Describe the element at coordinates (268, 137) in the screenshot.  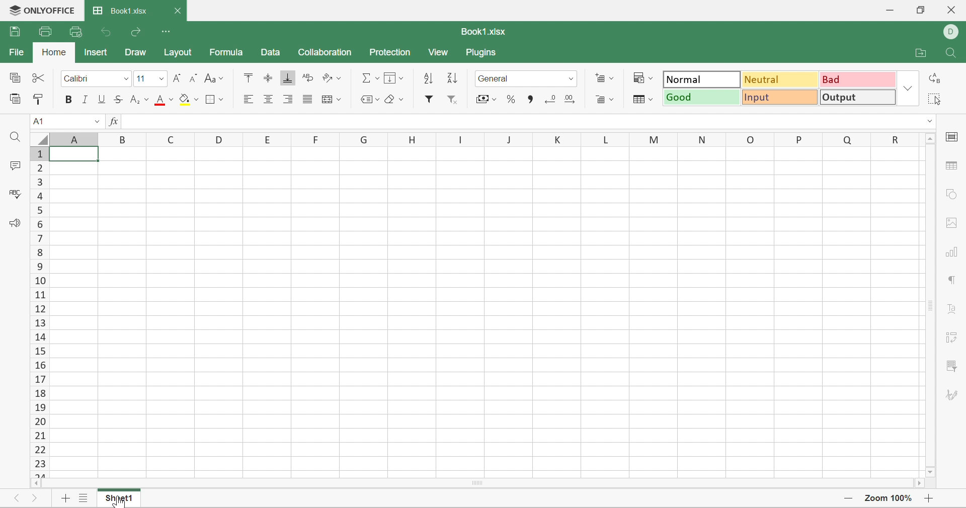
I see `E` at that location.